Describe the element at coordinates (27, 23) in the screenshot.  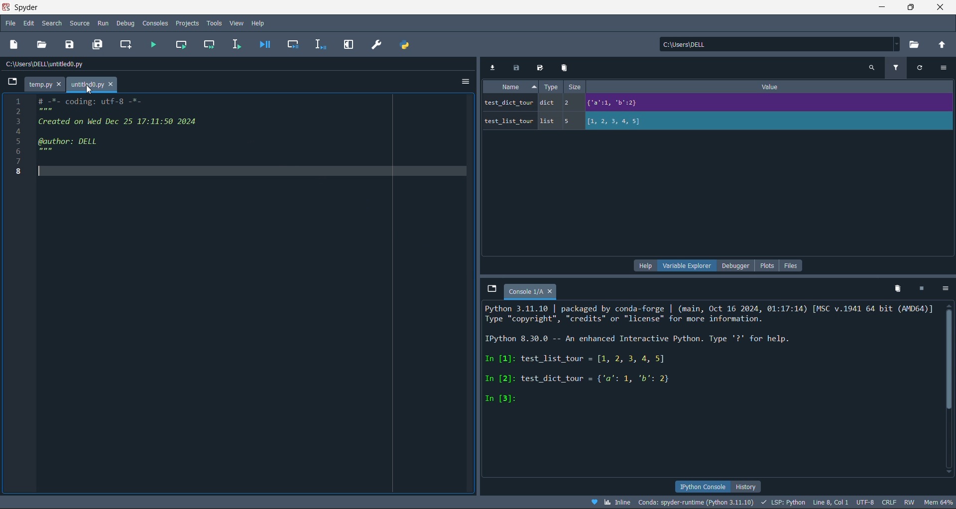
I see `edit` at that location.